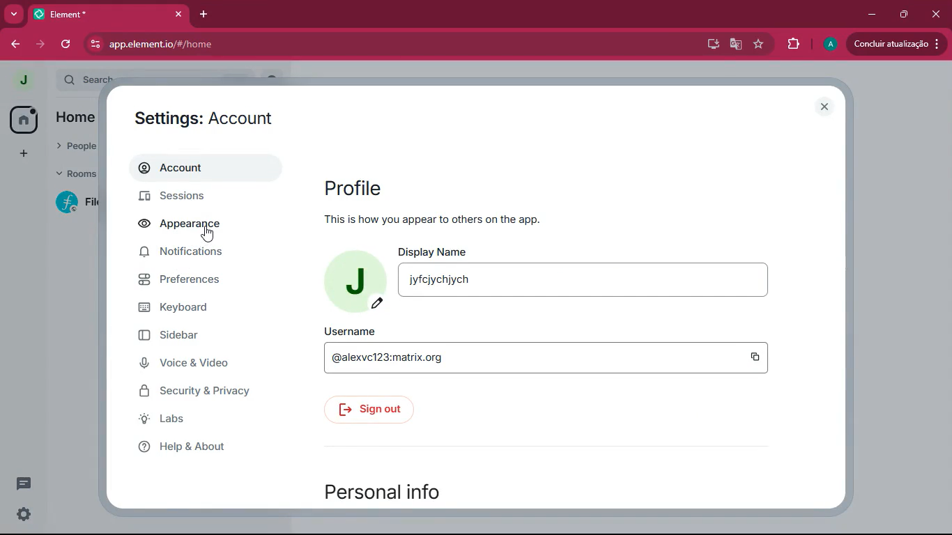  What do you see at coordinates (762, 44) in the screenshot?
I see `favourite` at bounding box center [762, 44].